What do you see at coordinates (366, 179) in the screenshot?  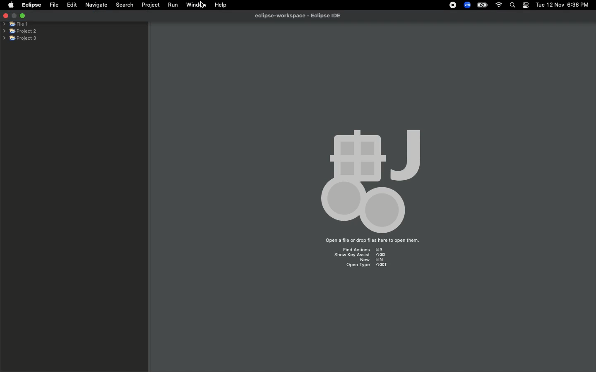 I see `Icon` at bounding box center [366, 179].